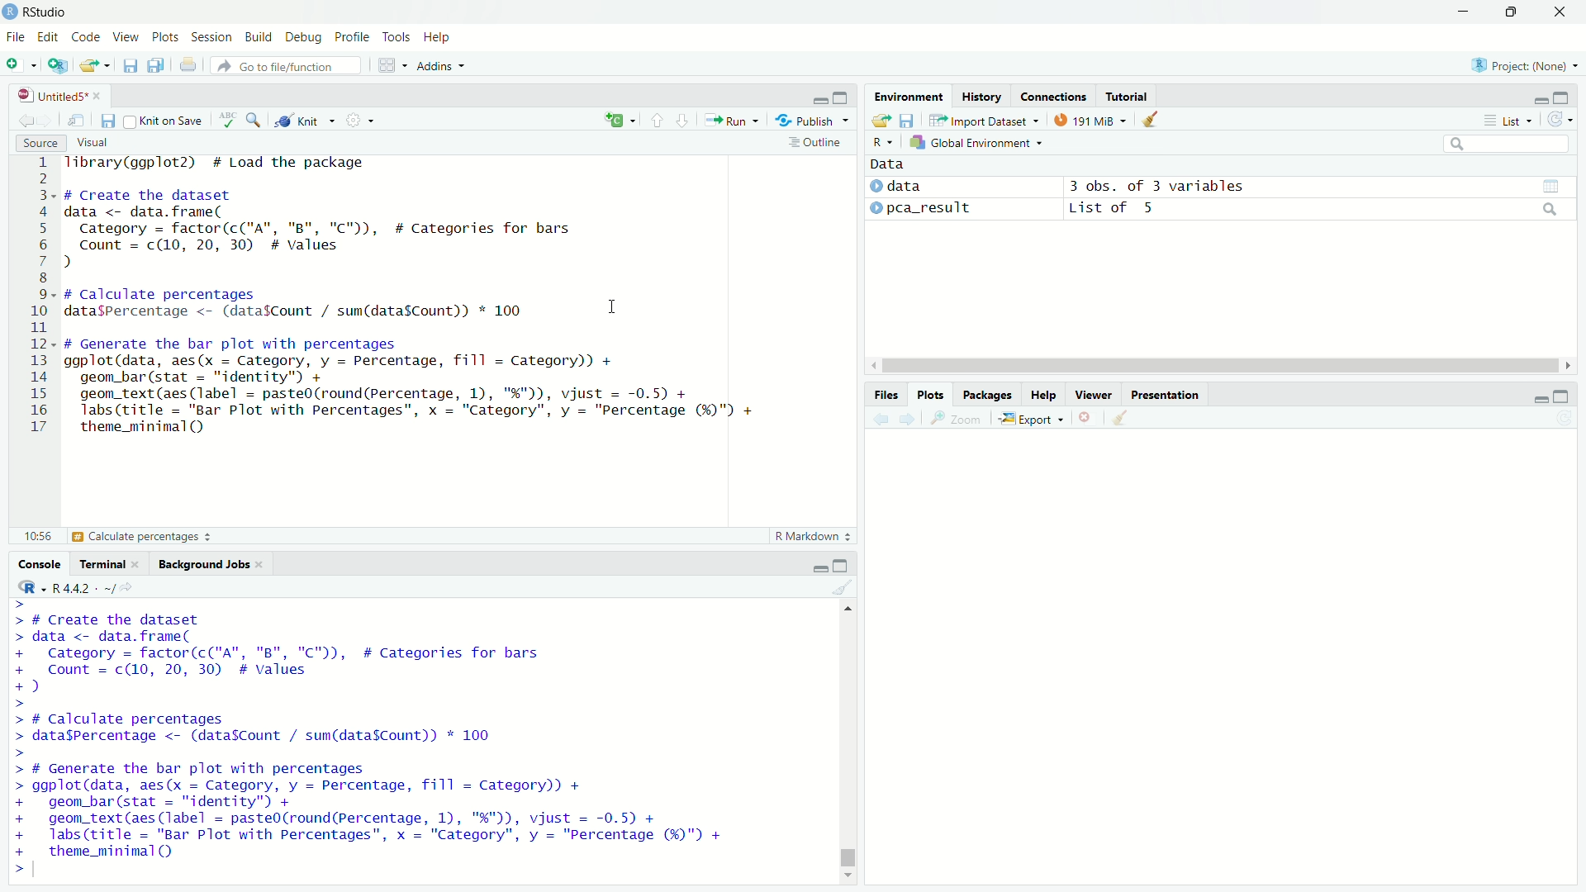 The height and width of the screenshot is (892, 1586). What do you see at coordinates (814, 145) in the screenshot?
I see `outline` at bounding box center [814, 145].